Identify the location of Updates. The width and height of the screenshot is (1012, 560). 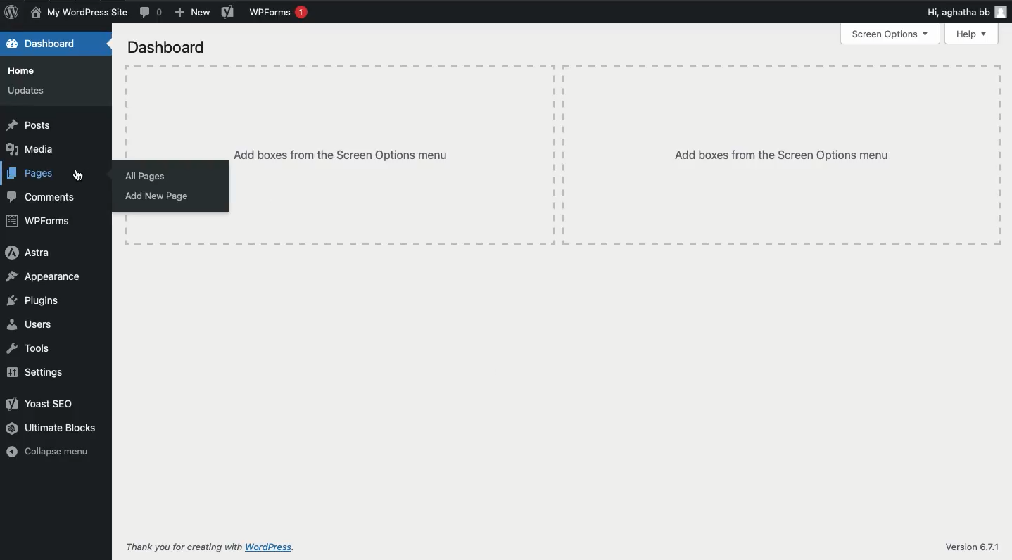
(27, 89).